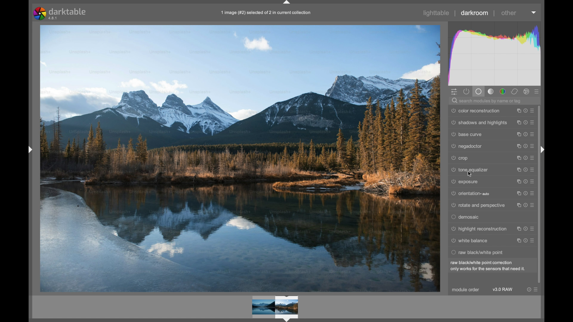  What do you see at coordinates (470, 241) in the screenshot?
I see `white balance` at bounding box center [470, 241].